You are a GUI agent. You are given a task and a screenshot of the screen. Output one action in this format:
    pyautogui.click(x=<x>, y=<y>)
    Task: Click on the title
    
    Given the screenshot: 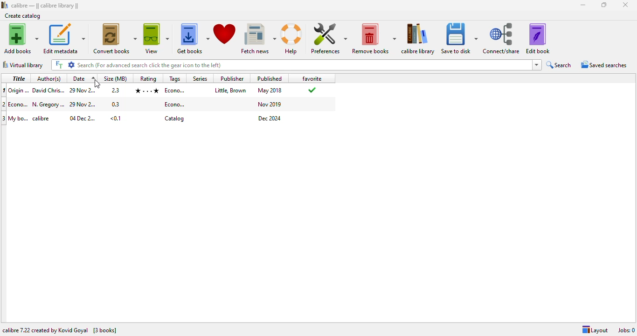 What is the action you would take?
    pyautogui.click(x=19, y=118)
    